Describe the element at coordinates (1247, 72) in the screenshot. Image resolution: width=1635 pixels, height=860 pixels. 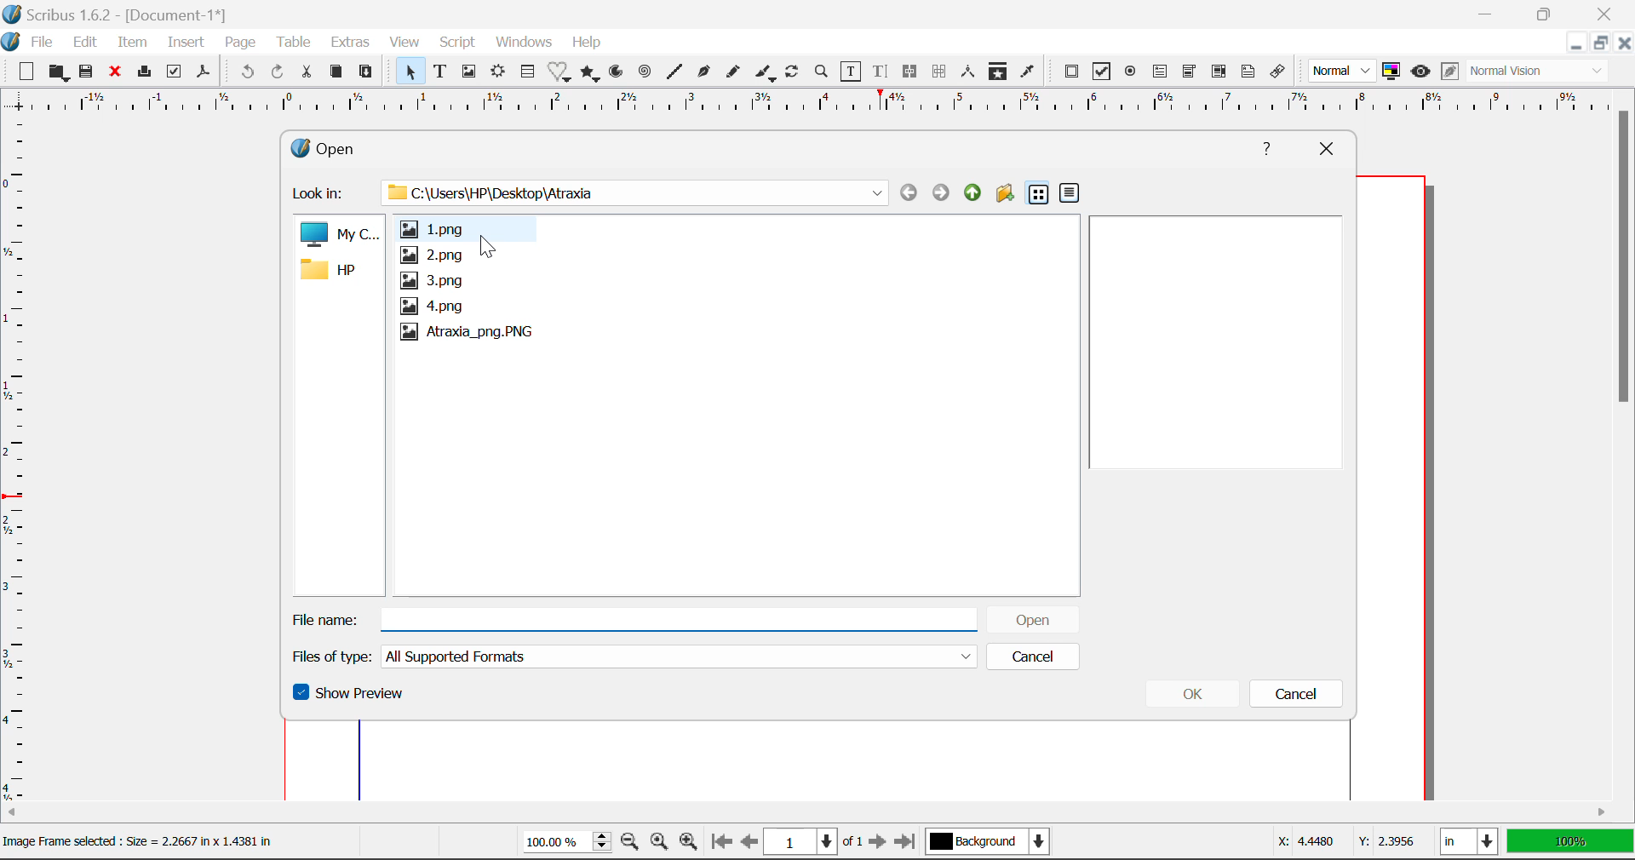
I see `Text Annotation` at that location.